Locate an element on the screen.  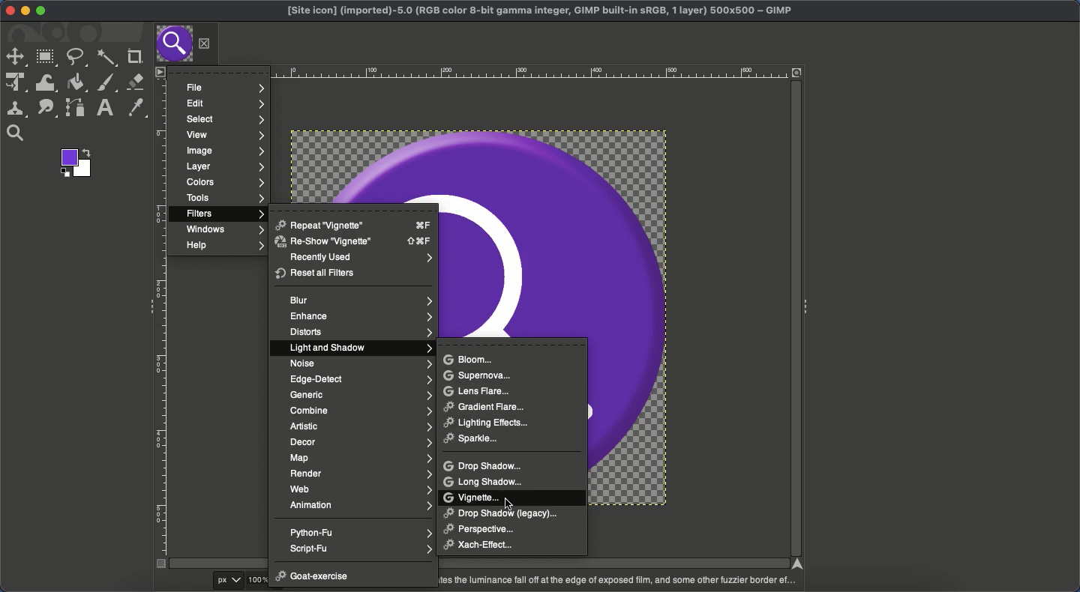
Filters is located at coordinates (223, 214).